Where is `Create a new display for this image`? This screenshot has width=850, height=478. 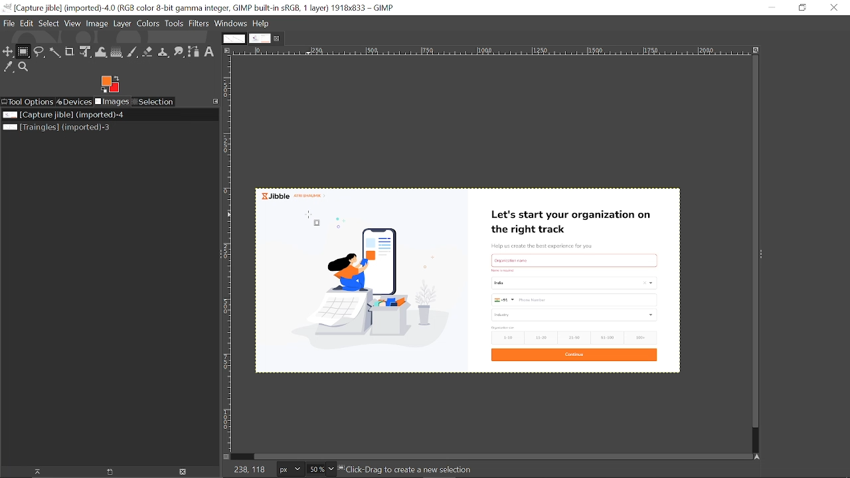 Create a new display for this image is located at coordinates (114, 471).